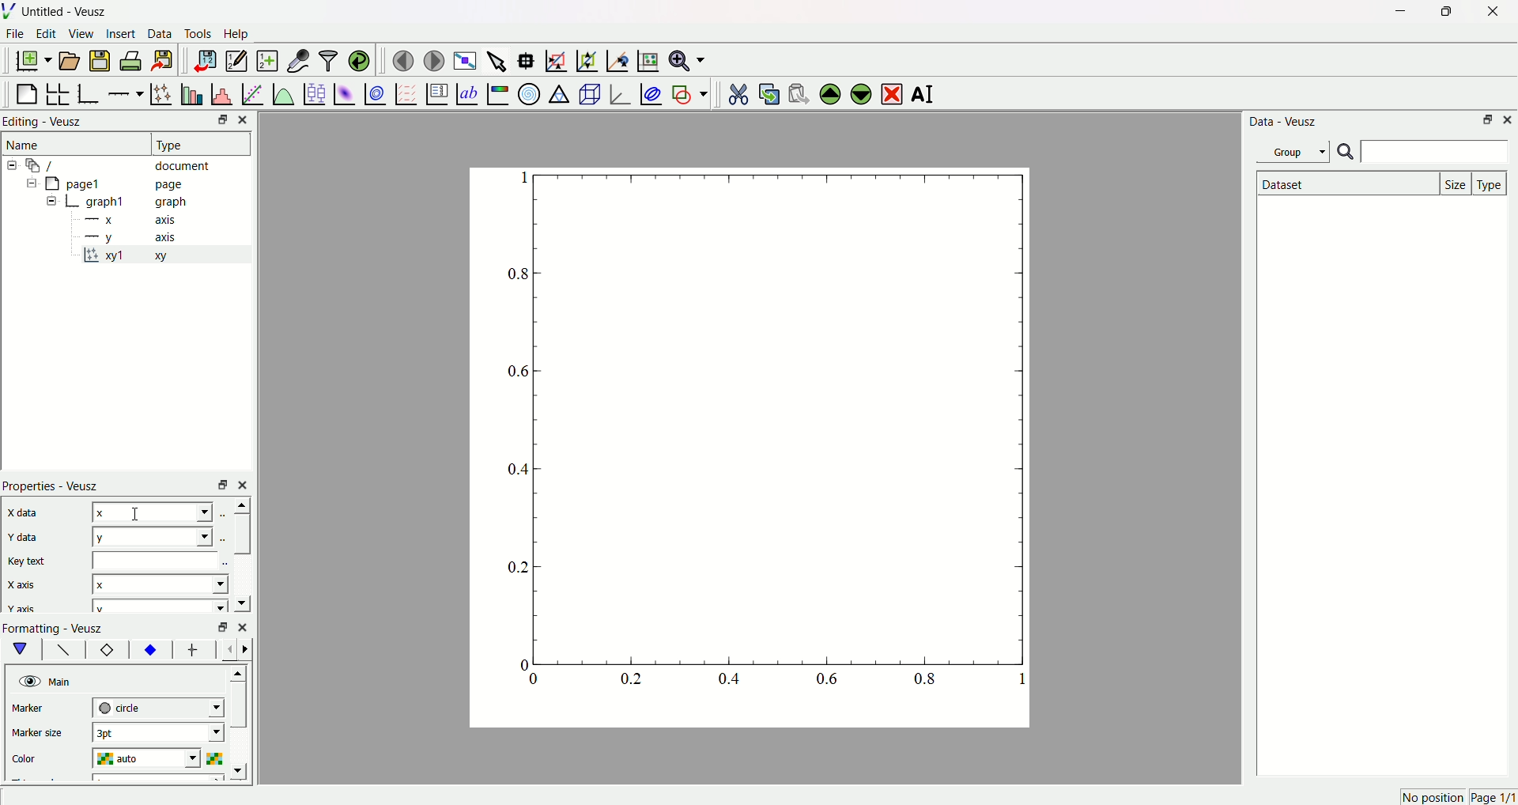 This screenshot has height=805, width=1518. I want to click on plot a function, so click(282, 93).